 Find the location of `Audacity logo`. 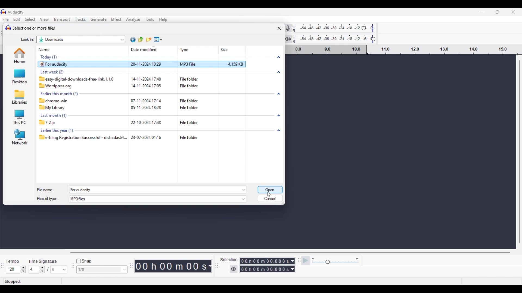

Audacity logo is located at coordinates (7, 27).